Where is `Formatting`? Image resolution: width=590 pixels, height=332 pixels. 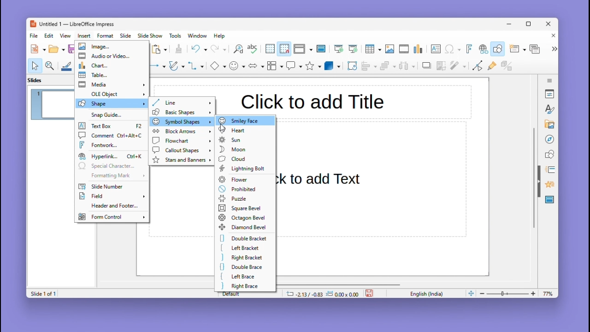 Formatting is located at coordinates (110, 175).